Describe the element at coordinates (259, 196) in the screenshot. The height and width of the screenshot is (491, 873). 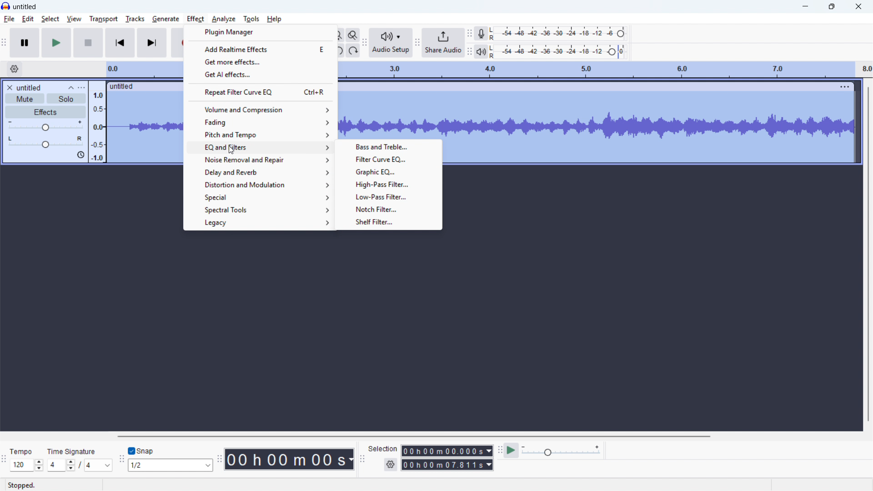
I see `special ` at that location.